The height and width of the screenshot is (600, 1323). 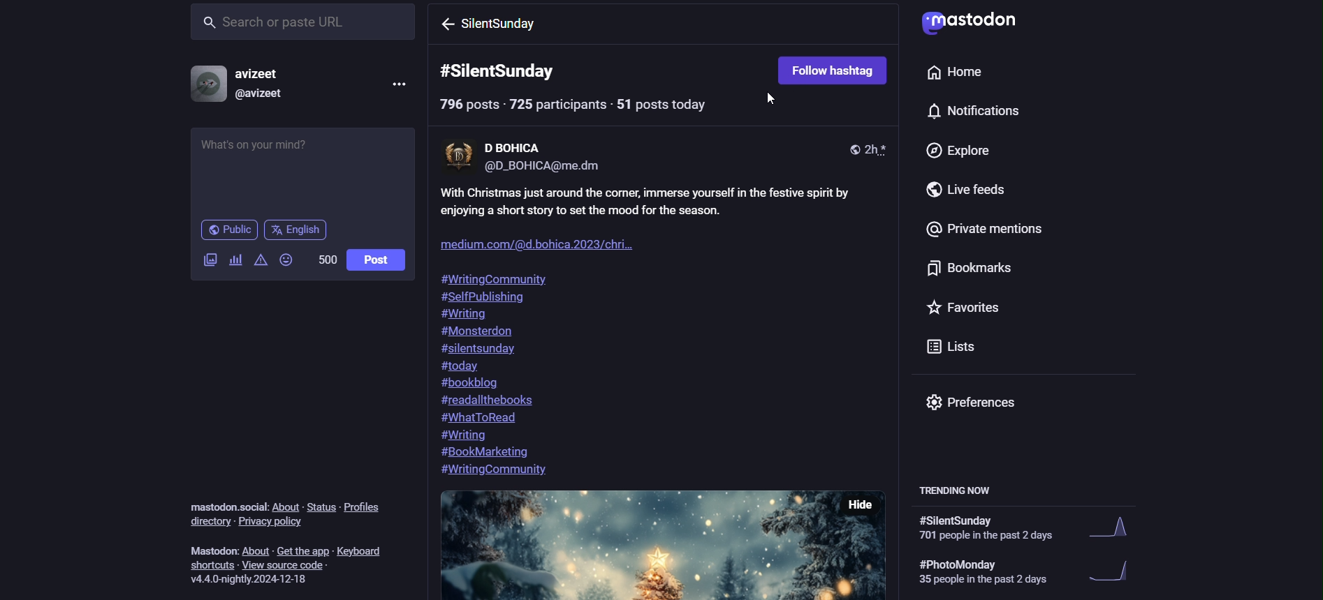 What do you see at coordinates (967, 22) in the screenshot?
I see `logo` at bounding box center [967, 22].